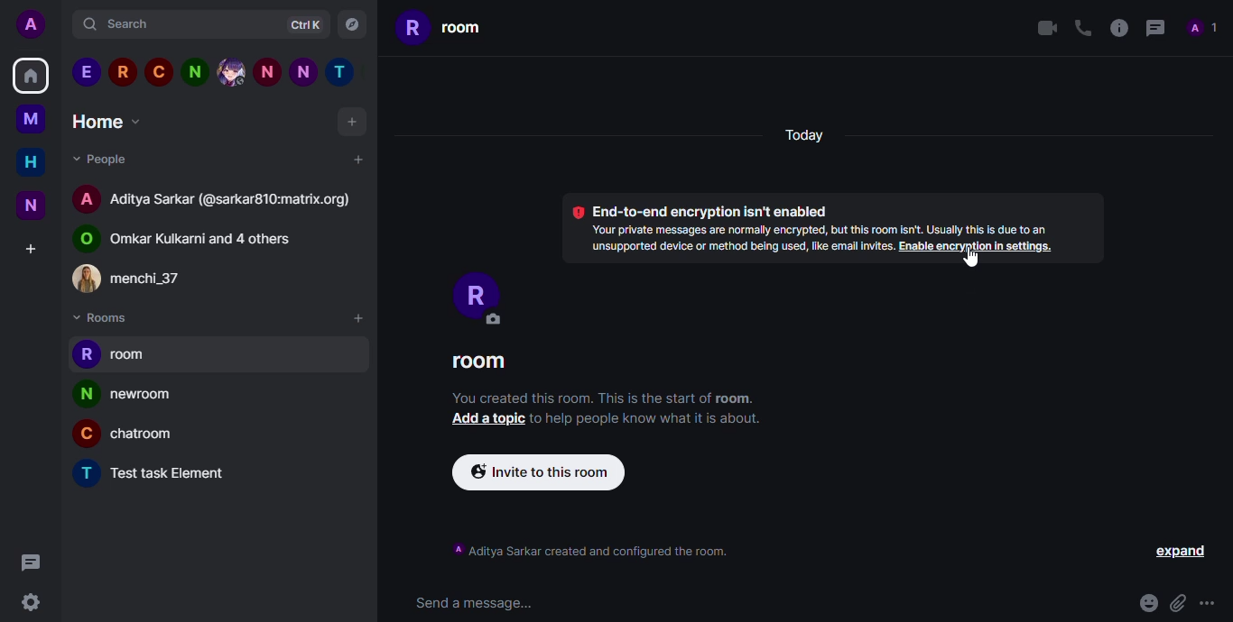 The image size is (1233, 622). What do you see at coordinates (32, 249) in the screenshot?
I see `create a space` at bounding box center [32, 249].